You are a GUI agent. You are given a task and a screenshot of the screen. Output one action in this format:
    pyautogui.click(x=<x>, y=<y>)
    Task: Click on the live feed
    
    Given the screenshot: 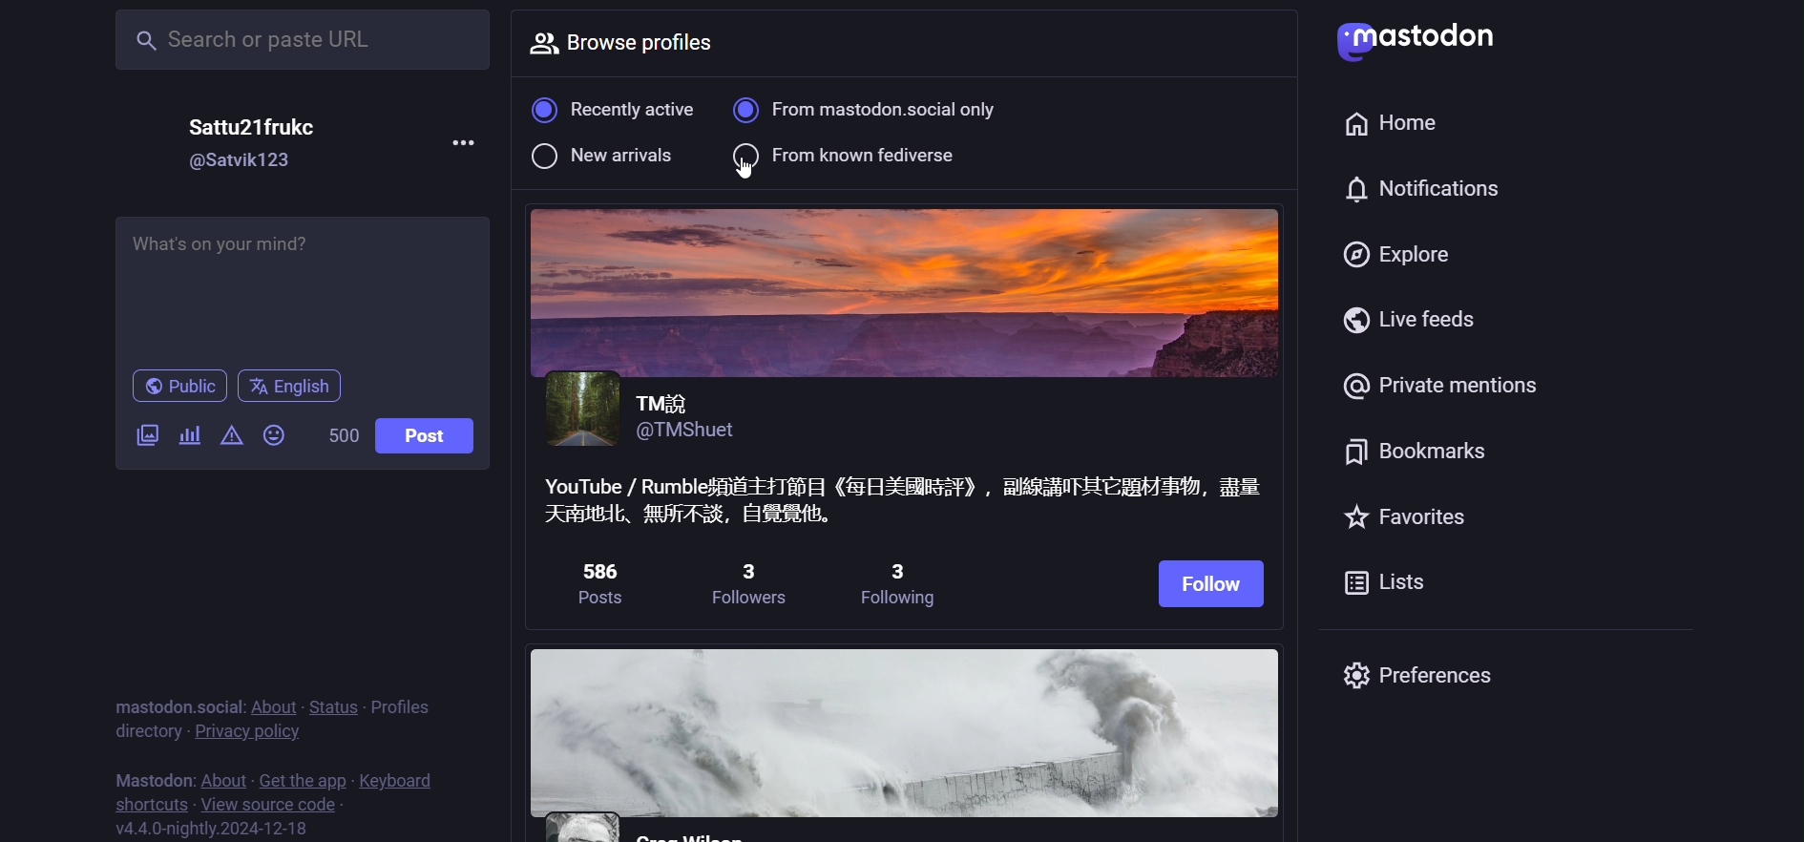 What is the action you would take?
    pyautogui.click(x=1420, y=322)
    